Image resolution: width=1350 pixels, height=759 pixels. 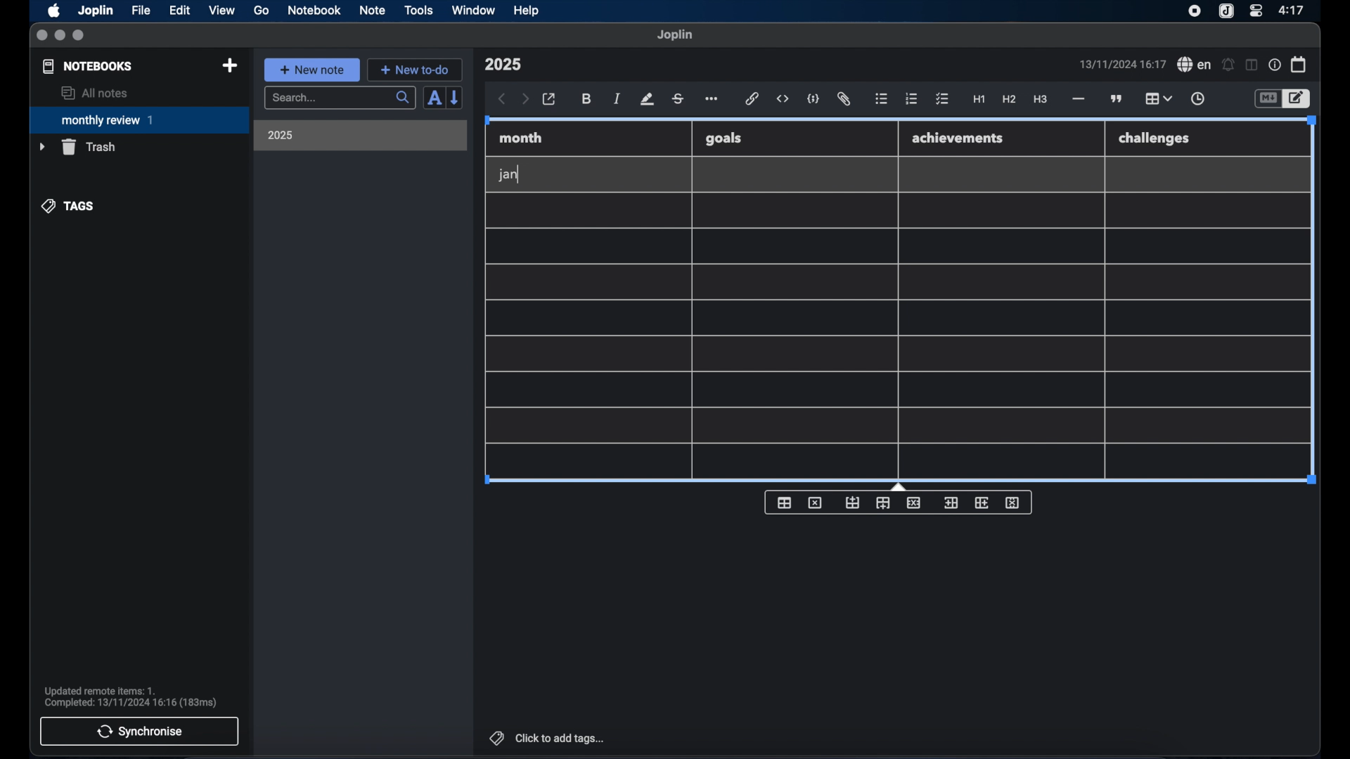 What do you see at coordinates (502, 99) in the screenshot?
I see `back` at bounding box center [502, 99].